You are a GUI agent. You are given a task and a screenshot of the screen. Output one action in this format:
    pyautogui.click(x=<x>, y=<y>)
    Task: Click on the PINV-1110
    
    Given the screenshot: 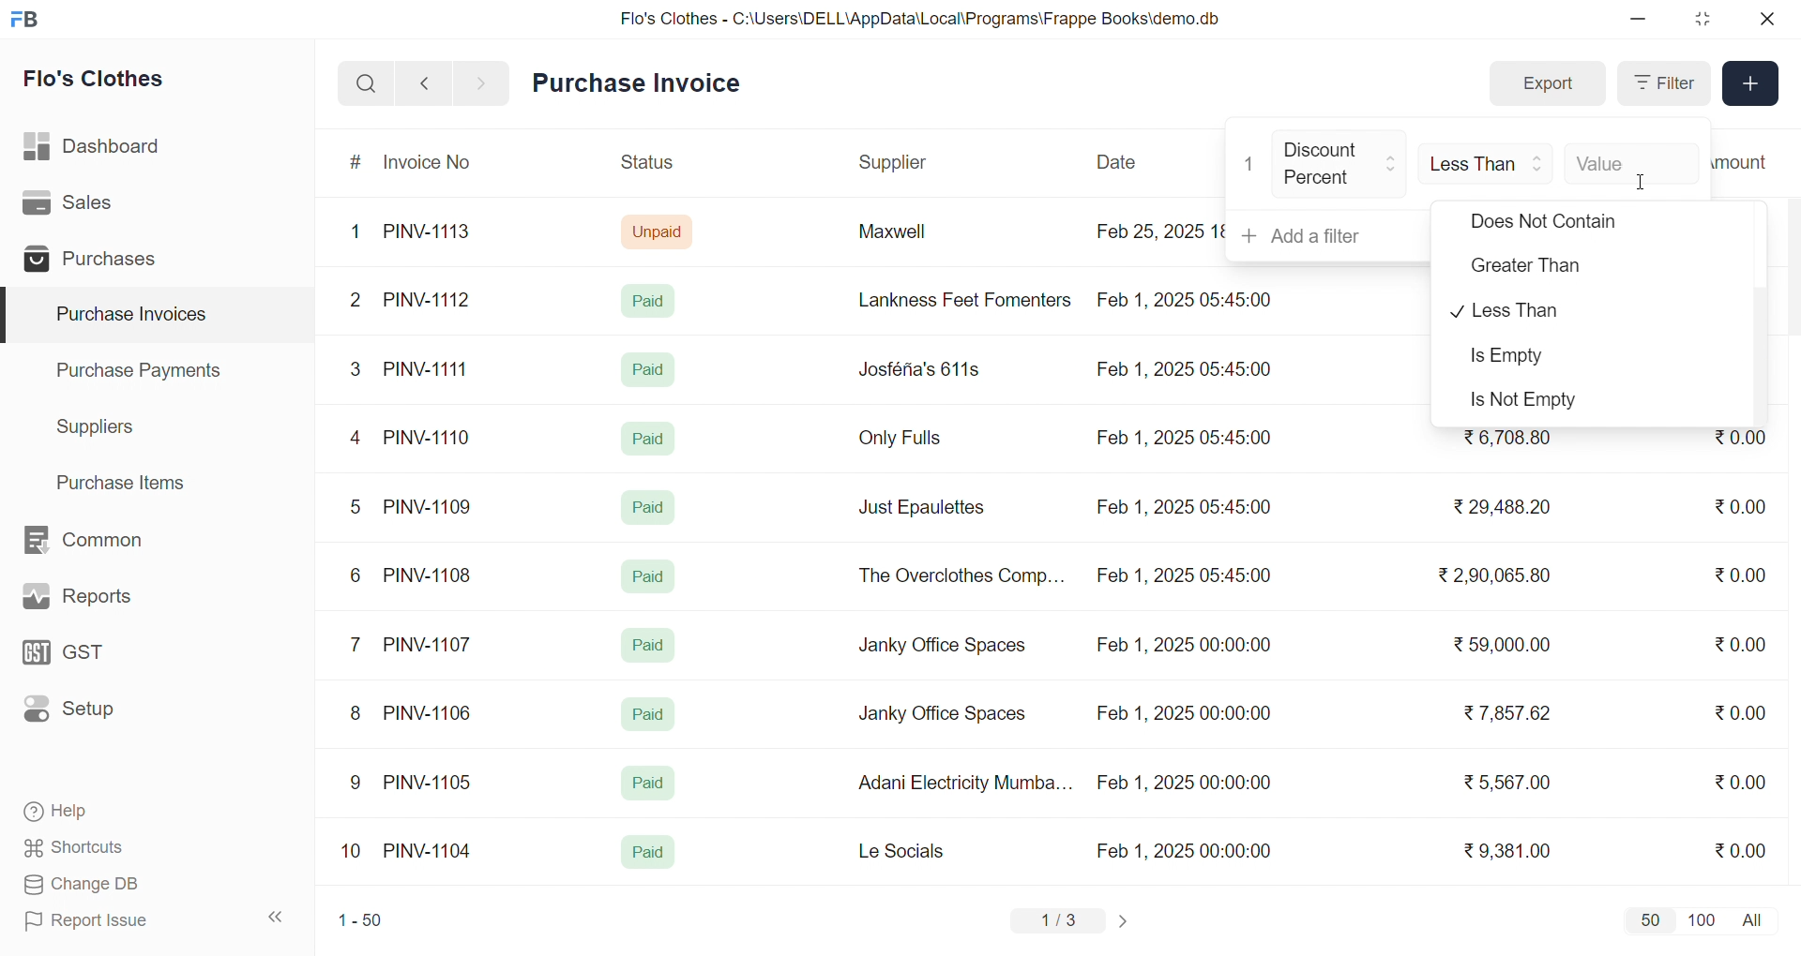 What is the action you would take?
    pyautogui.click(x=429, y=437)
    